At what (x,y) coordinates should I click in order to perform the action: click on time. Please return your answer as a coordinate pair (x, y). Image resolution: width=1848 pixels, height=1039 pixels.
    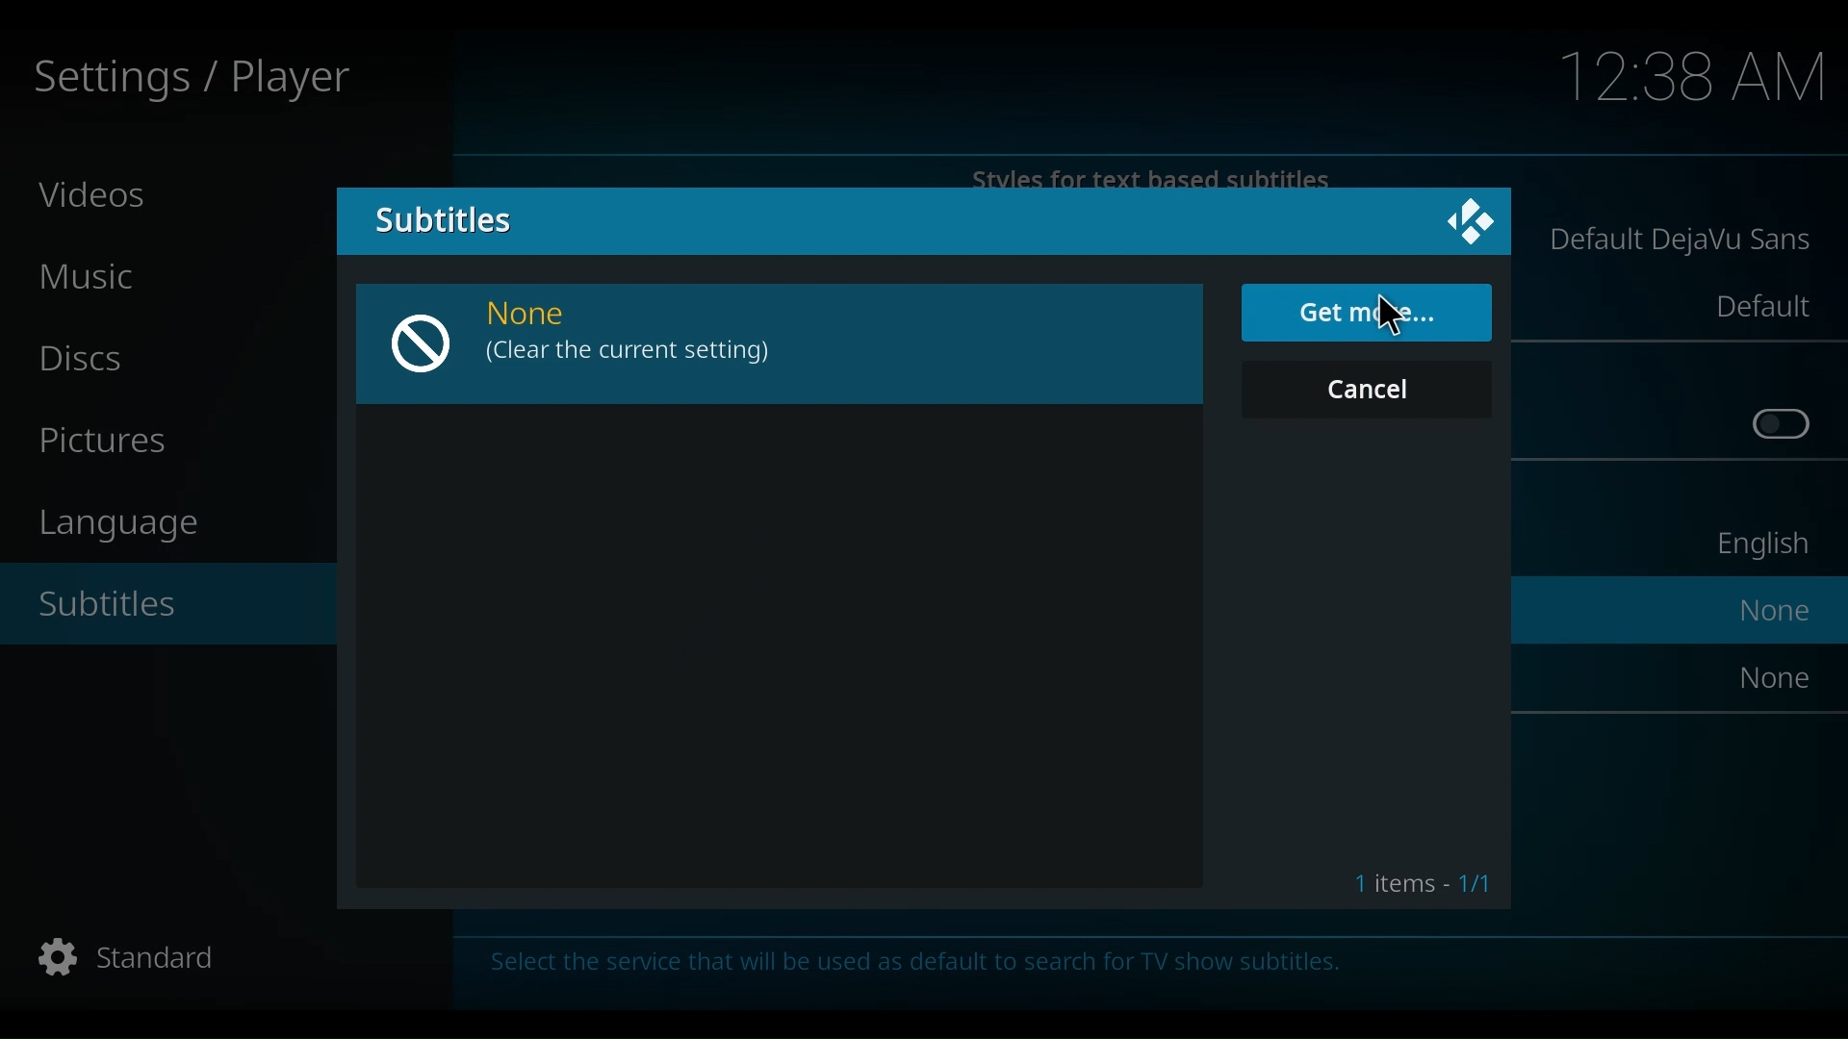
    Looking at the image, I should click on (1695, 79).